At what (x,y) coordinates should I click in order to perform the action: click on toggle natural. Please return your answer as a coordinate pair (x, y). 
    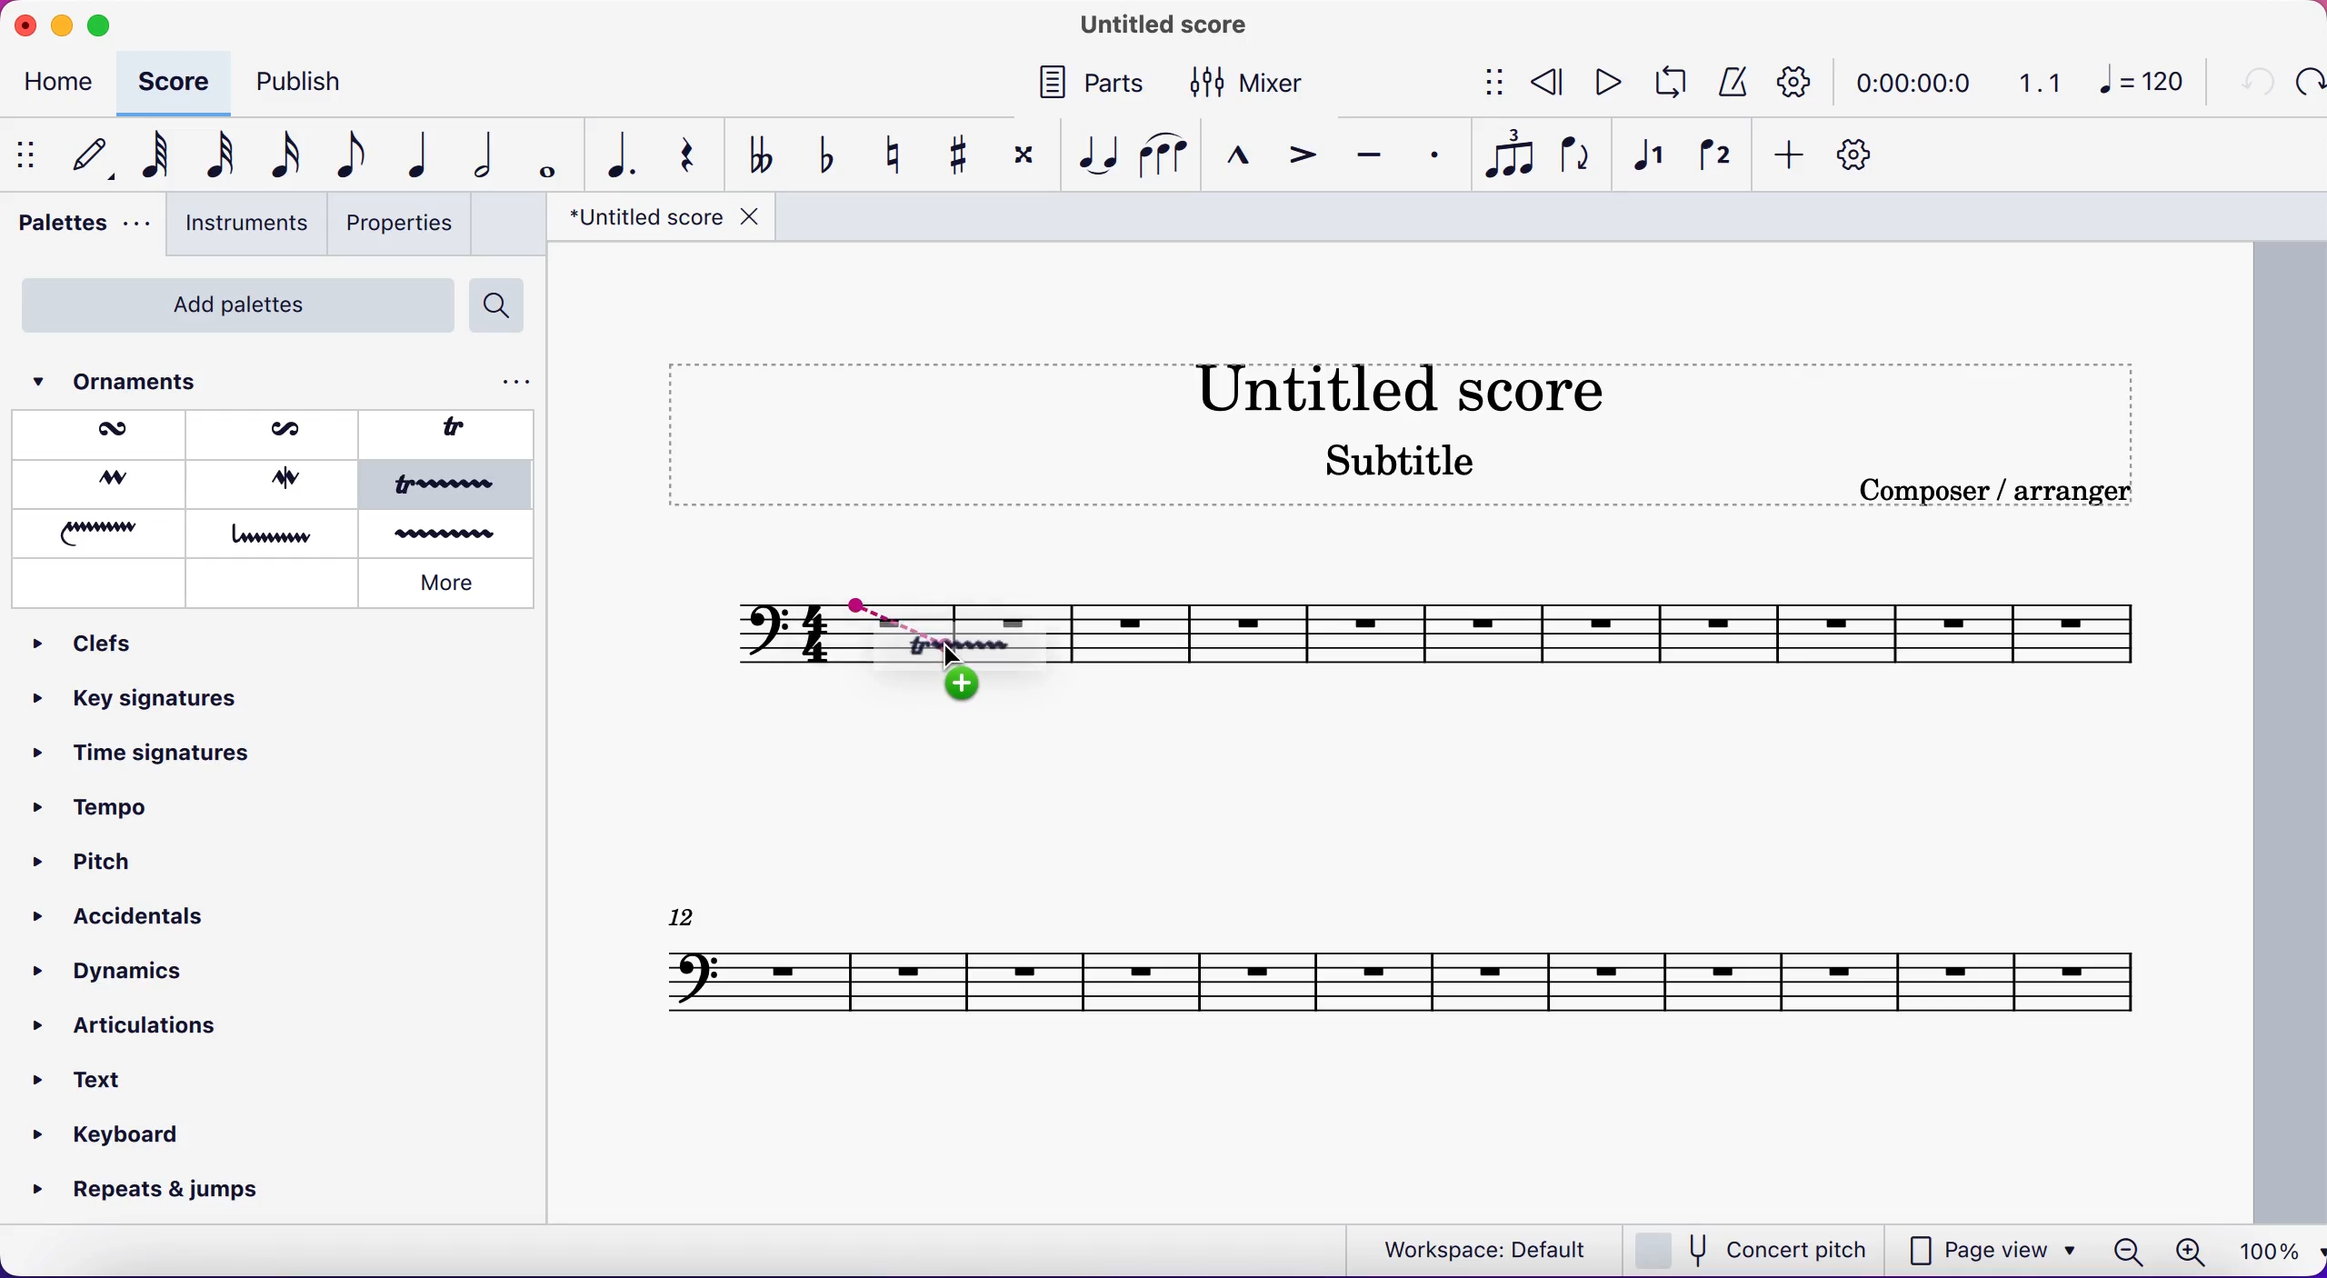
    Looking at the image, I should click on (893, 153).